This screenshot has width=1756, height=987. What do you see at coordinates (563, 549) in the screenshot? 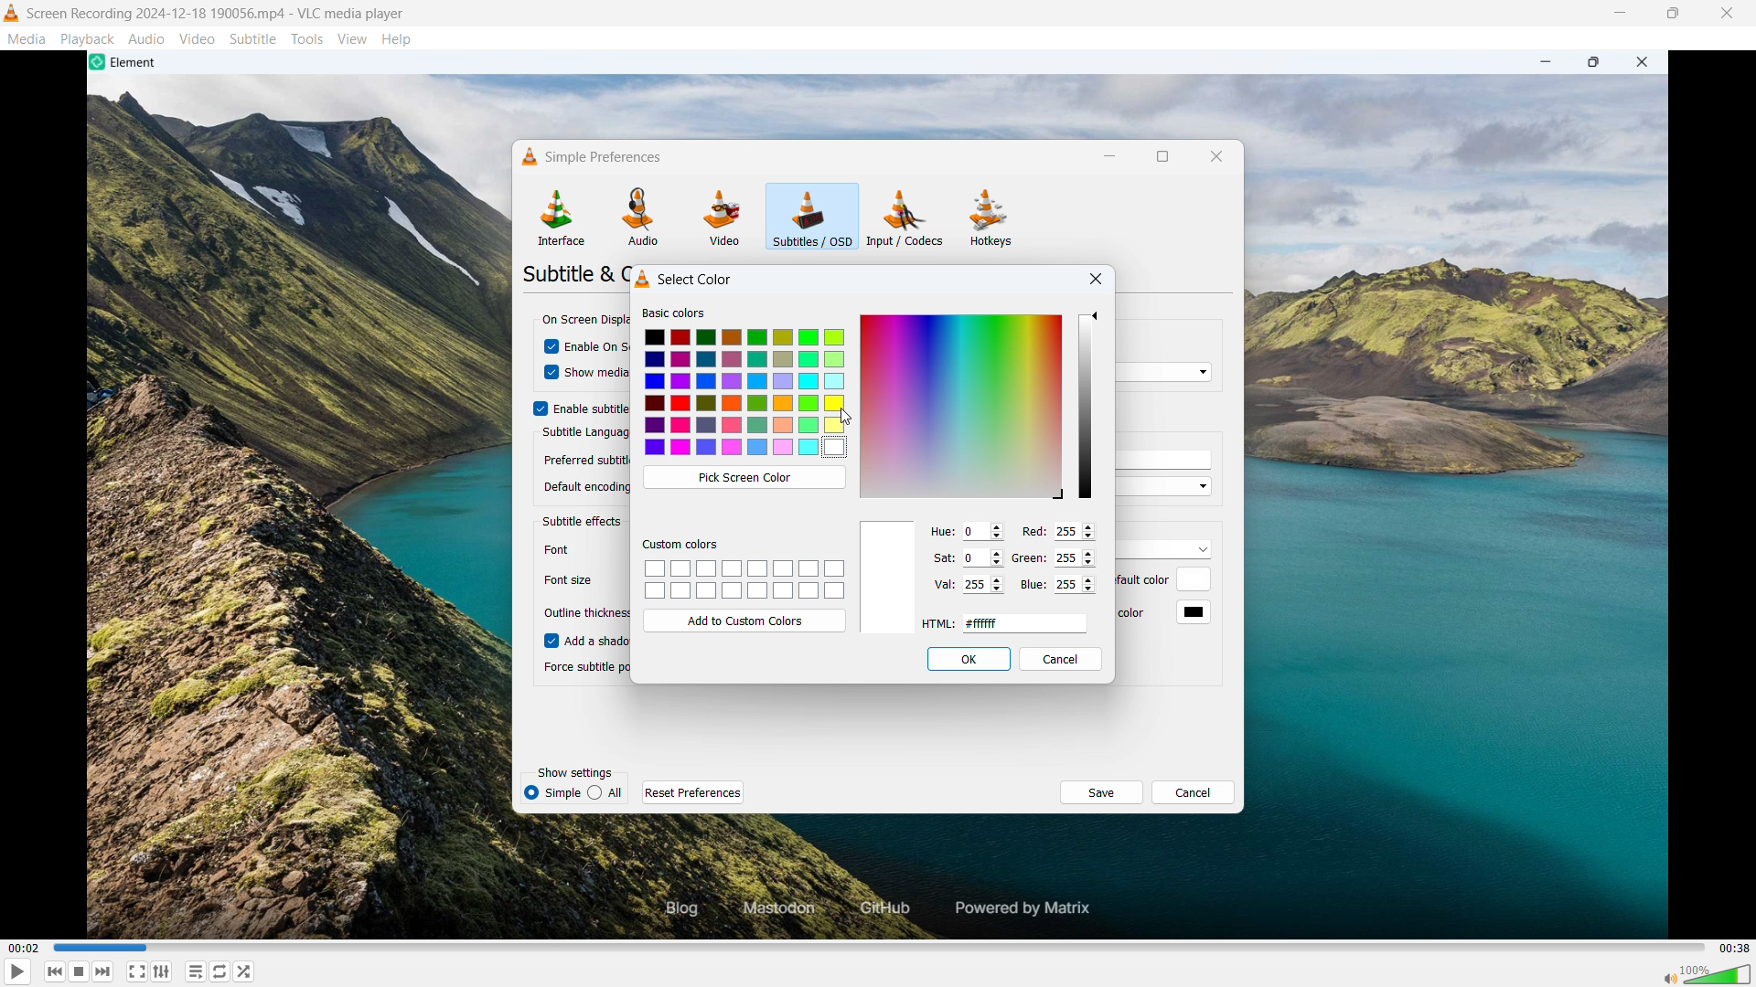
I see `font` at bounding box center [563, 549].